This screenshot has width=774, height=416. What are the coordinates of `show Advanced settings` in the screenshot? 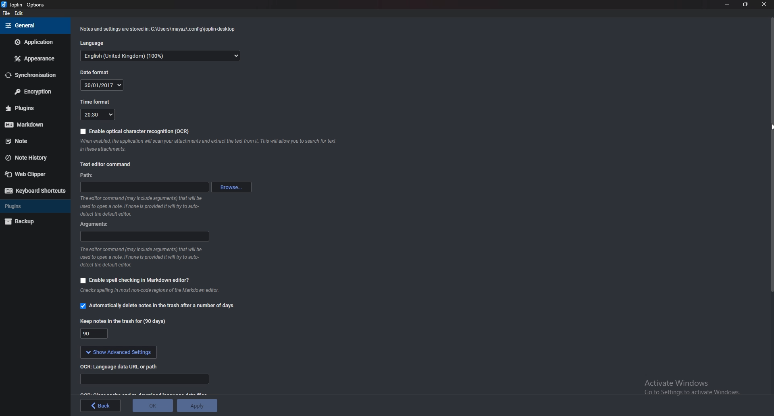 It's located at (119, 352).